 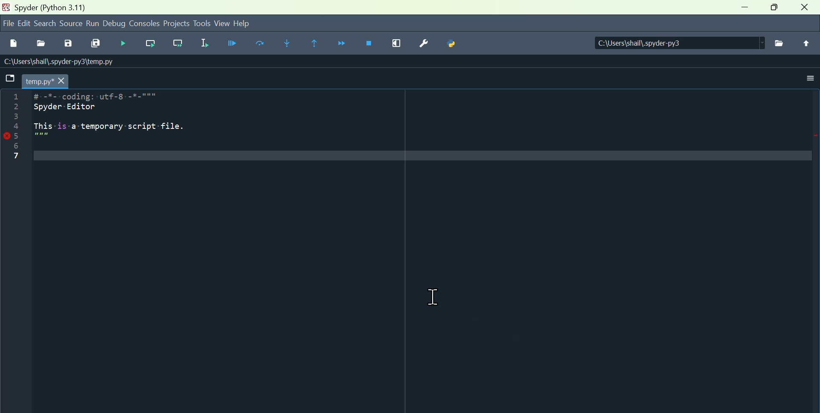 I want to click on Search, so click(x=47, y=24).